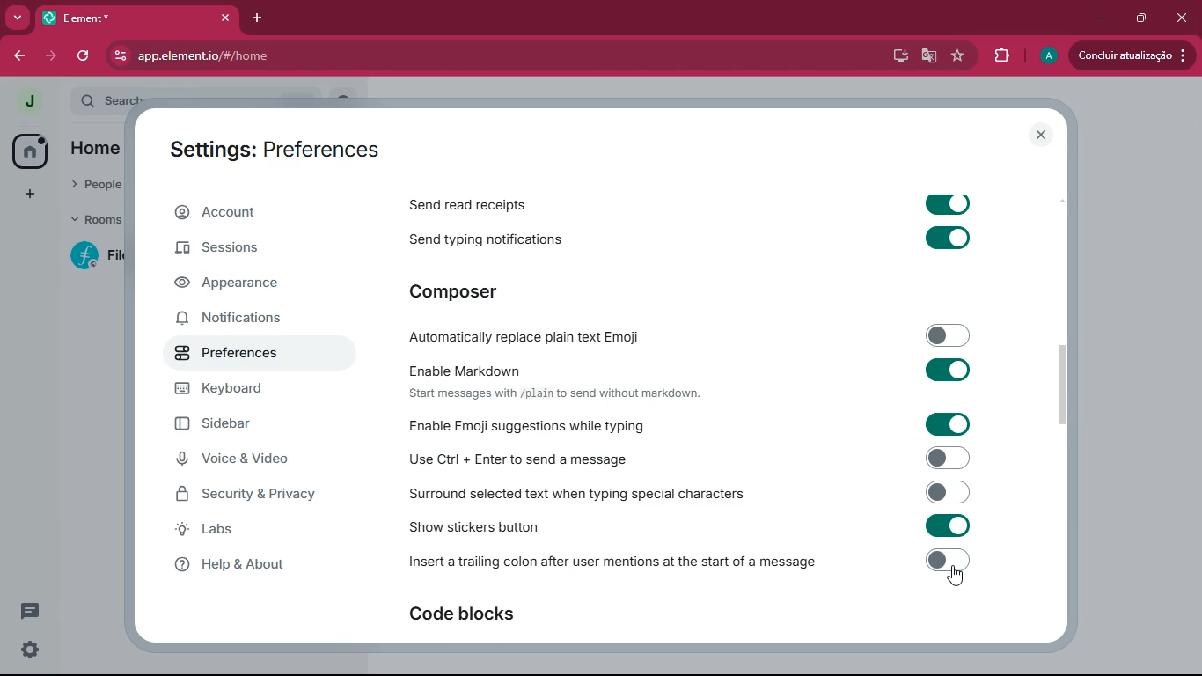 This screenshot has height=676, width=1202. What do you see at coordinates (1184, 18) in the screenshot?
I see `close` at bounding box center [1184, 18].